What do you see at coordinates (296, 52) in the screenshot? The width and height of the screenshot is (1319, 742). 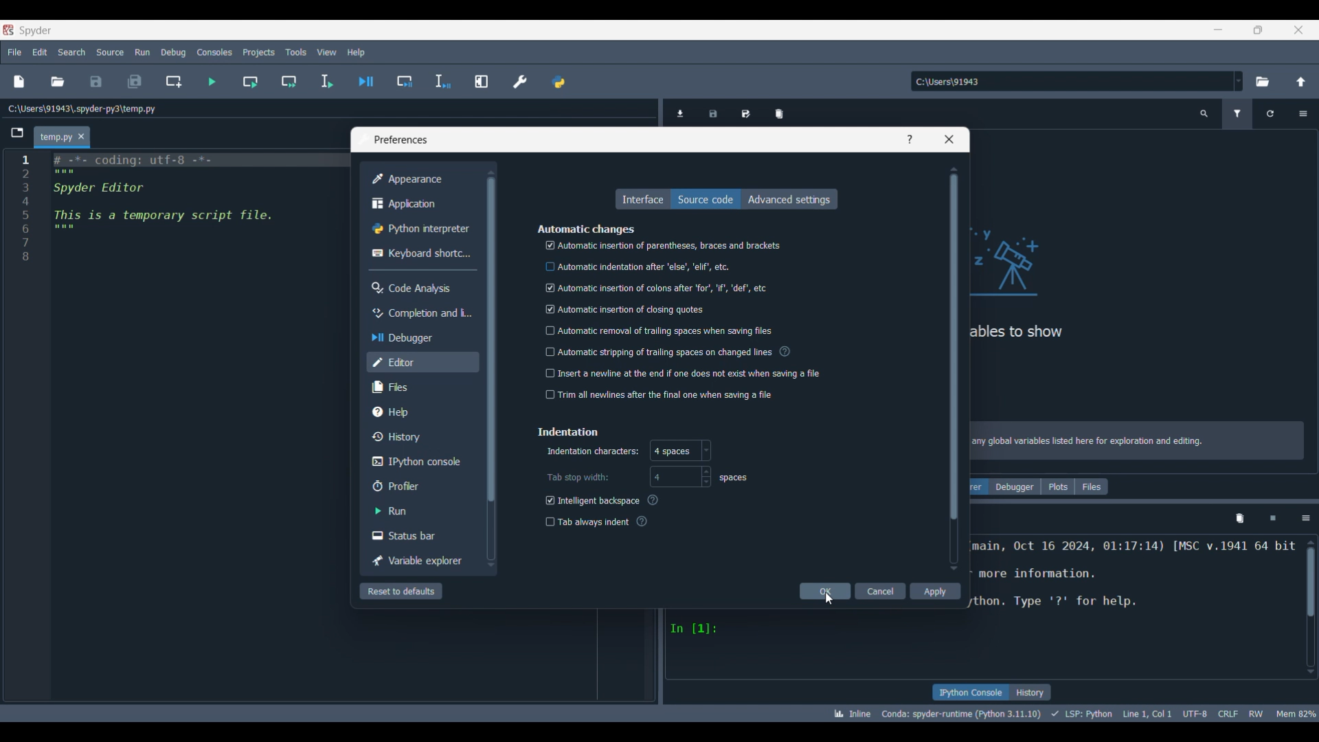 I see `Tools menu` at bounding box center [296, 52].